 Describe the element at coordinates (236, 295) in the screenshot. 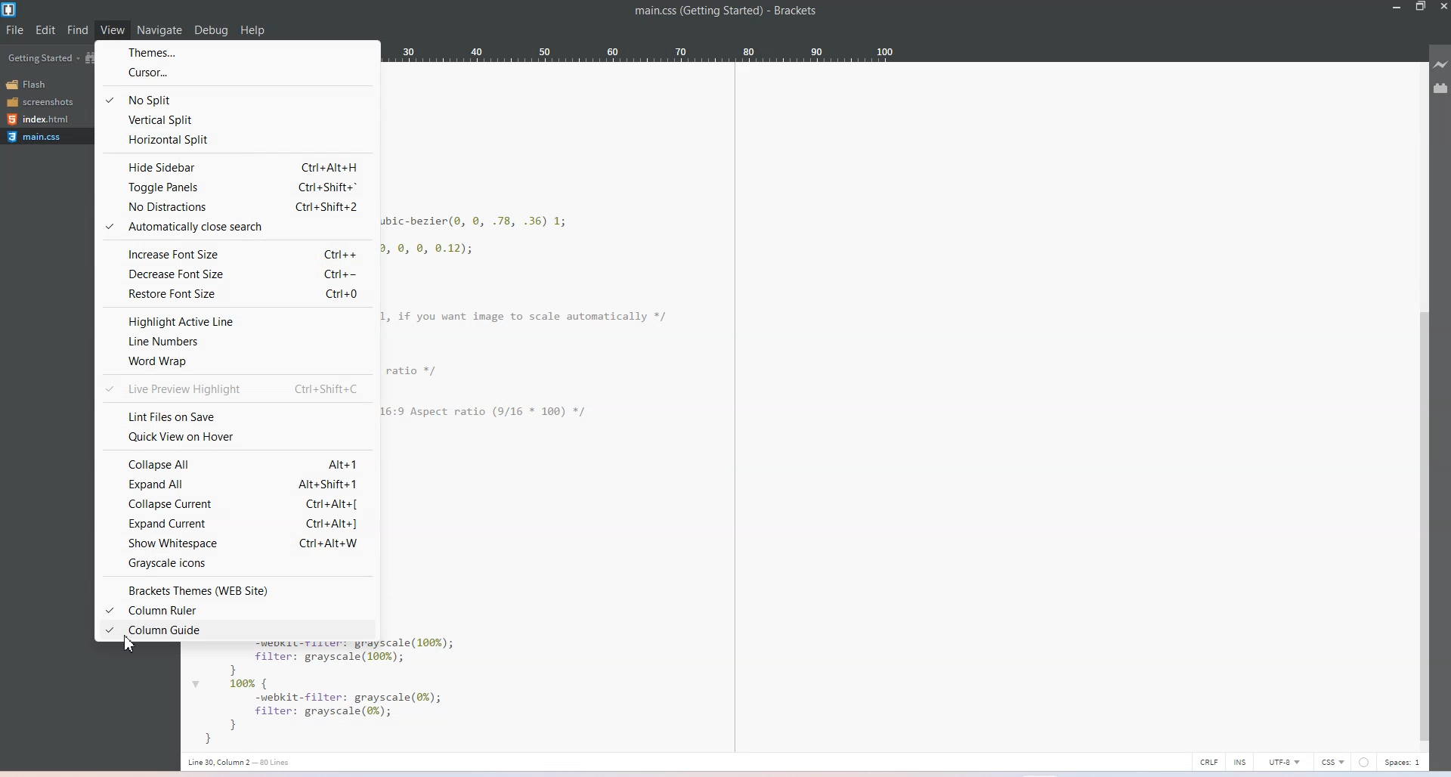

I see `Restore font size` at that location.